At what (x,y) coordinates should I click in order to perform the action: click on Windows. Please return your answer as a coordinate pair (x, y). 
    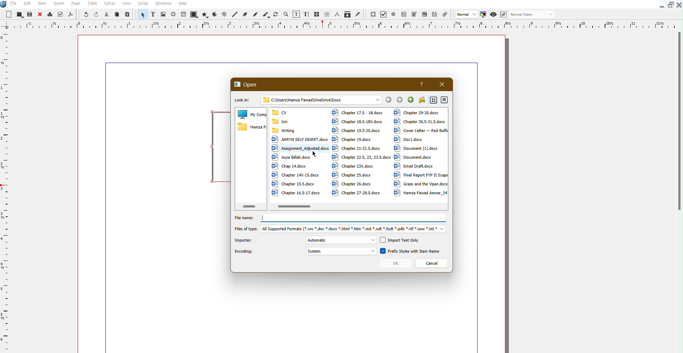
    Looking at the image, I should click on (163, 4).